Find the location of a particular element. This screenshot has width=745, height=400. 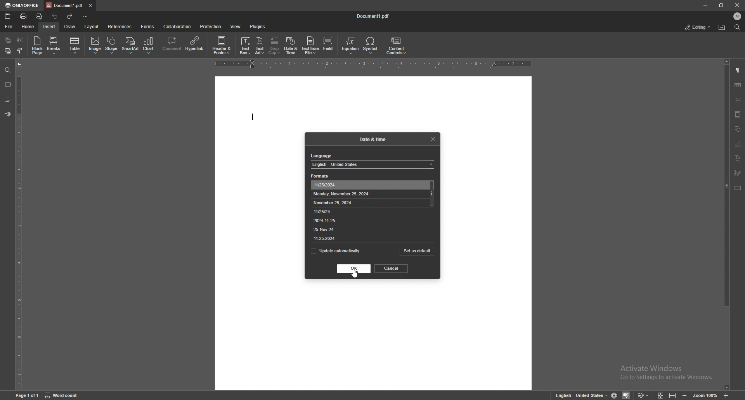

file name is located at coordinates (374, 17).